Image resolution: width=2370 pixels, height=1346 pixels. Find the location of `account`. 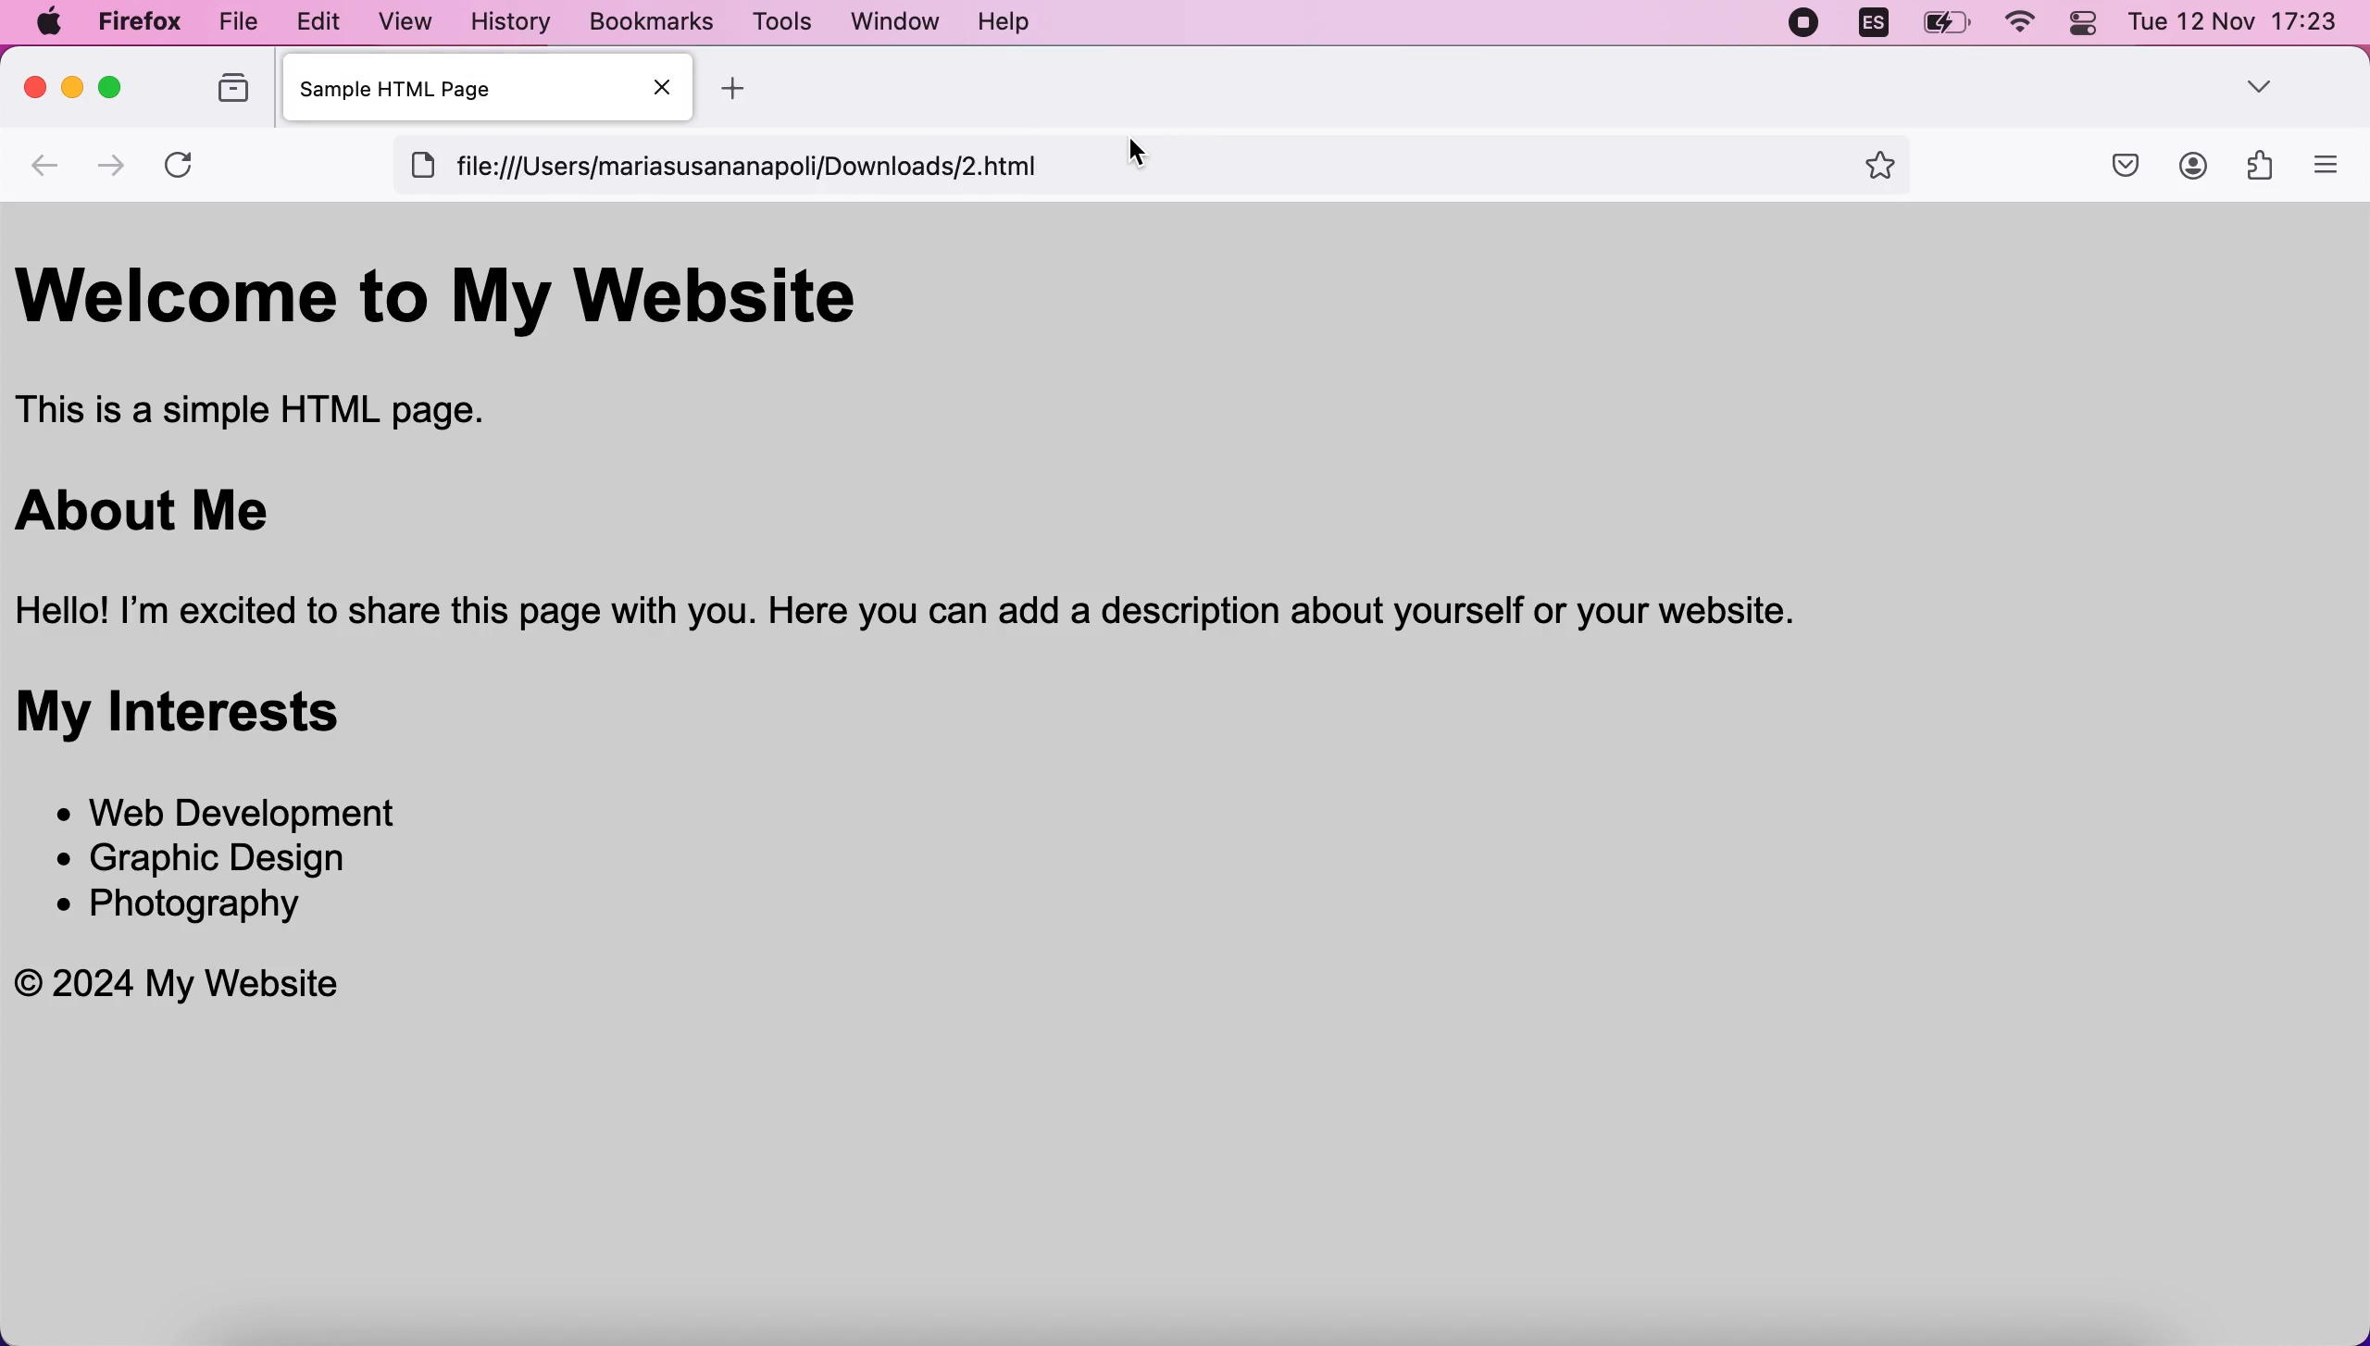

account is located at coordinates (2191, 167).